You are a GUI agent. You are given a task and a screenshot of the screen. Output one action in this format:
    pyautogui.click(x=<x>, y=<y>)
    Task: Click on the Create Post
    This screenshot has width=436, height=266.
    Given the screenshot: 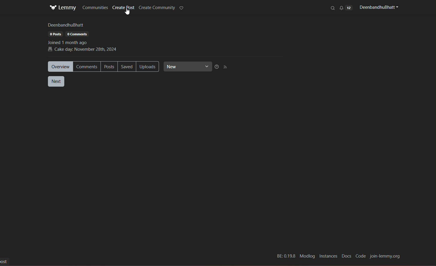 What is the action you would take?
    pyautogui.click(x=124, y=10)
    